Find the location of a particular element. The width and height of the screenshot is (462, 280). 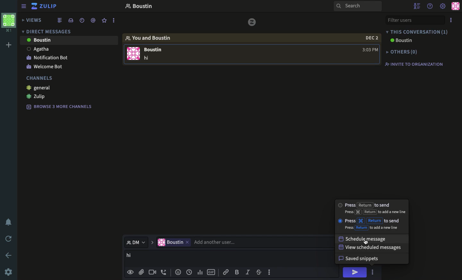

options is located at coordinates (271, 273).